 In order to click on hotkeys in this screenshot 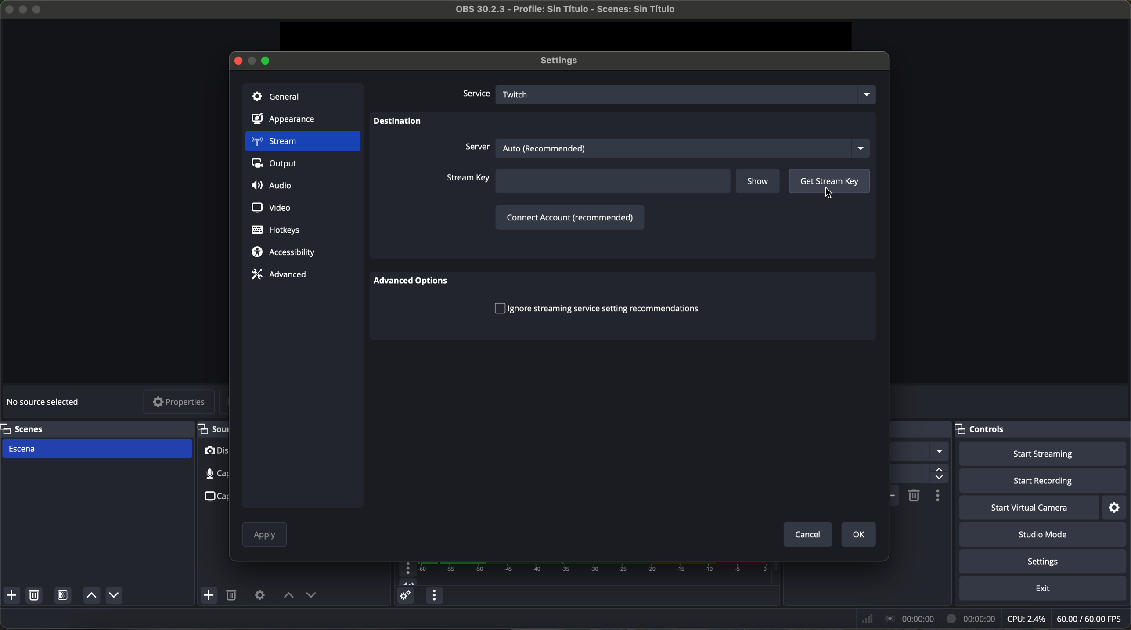, I will do `click(276, 230)`.